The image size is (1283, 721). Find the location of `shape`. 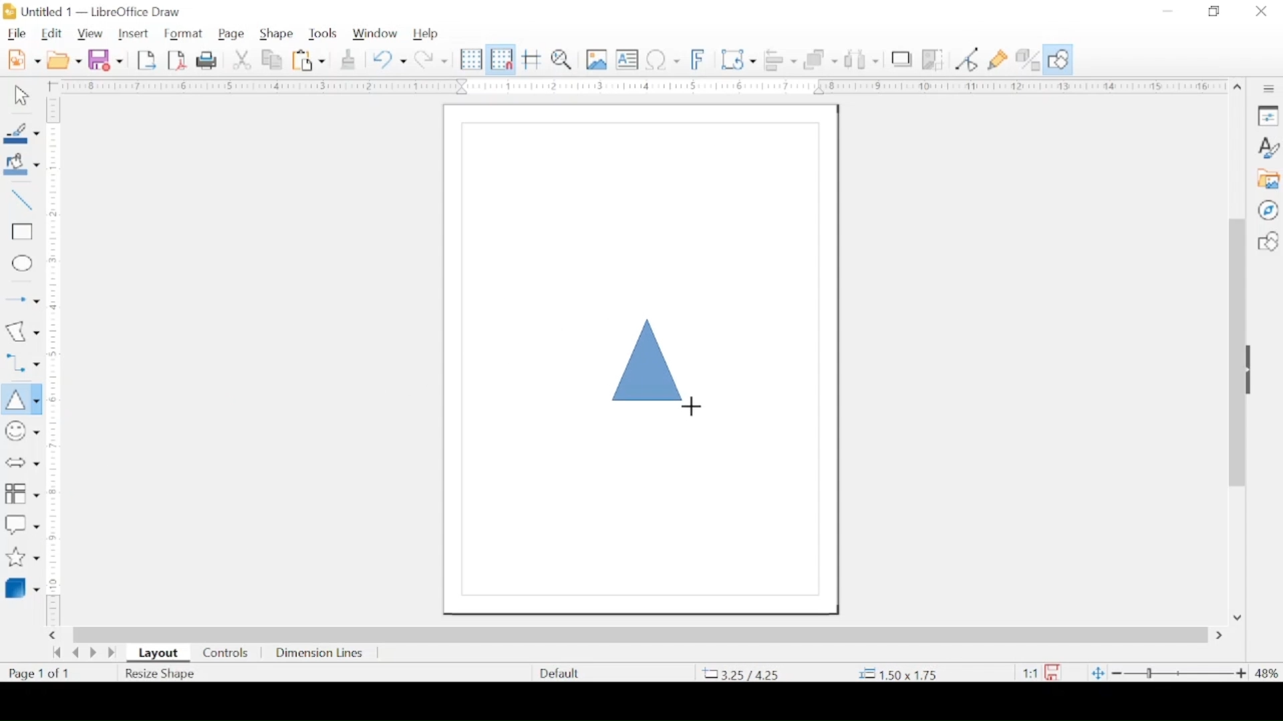

shape is located at coordinates (275, 31).